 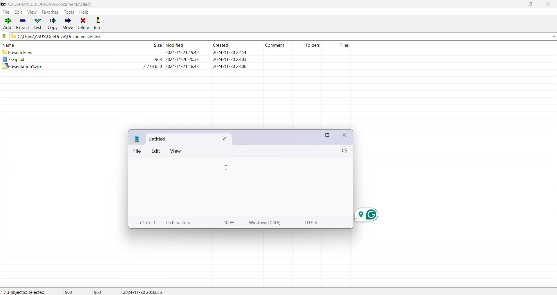 I want to click on Add, so click(x=7, y=24).